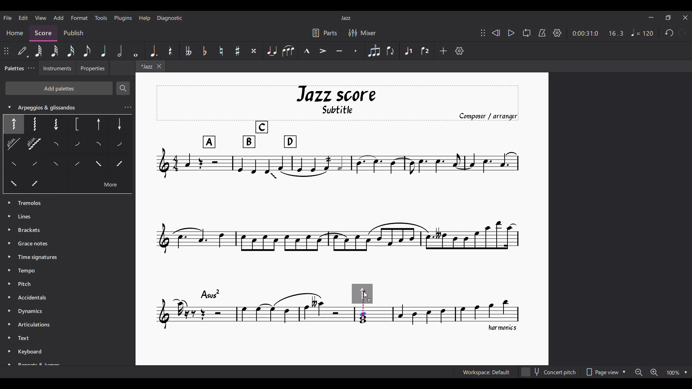 This screenshot has height=389, width=692. What do you see at coordinates (444, 51) in the screenshot?
I see `Add` at bounding box center [444, 51].